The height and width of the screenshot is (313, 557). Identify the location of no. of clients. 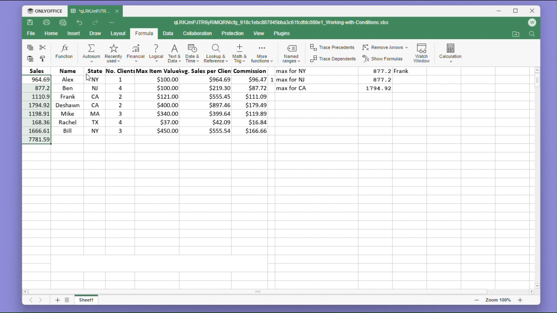
(119, 101).